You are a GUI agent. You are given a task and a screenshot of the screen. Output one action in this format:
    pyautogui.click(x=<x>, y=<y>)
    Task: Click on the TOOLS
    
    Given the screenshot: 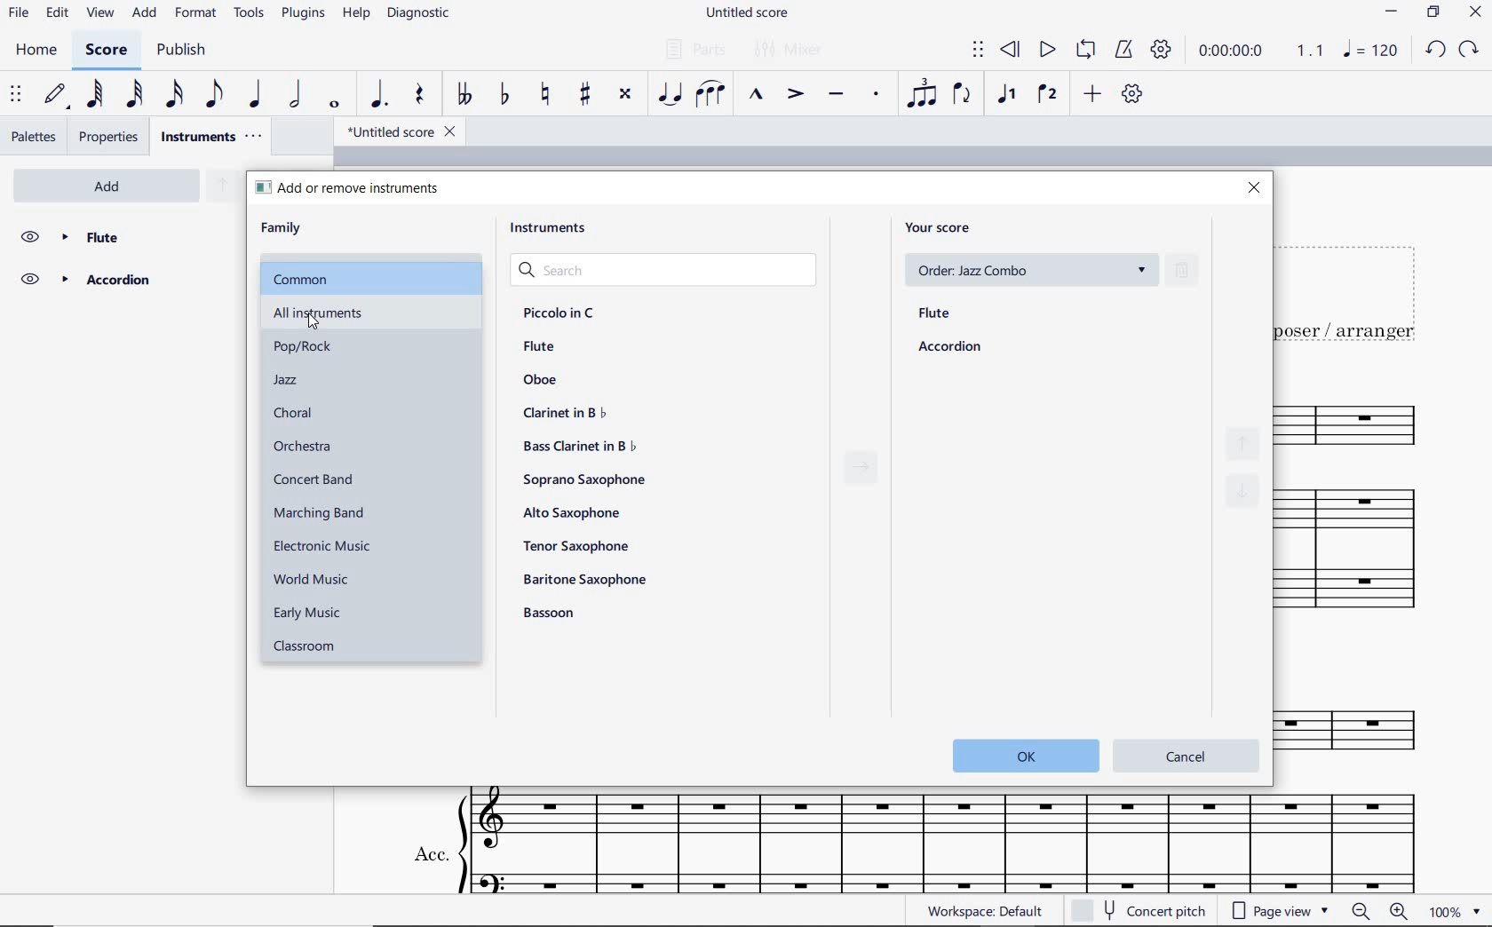 What is the action you would take?
    pyautogui.click(x=250, y=13)
    